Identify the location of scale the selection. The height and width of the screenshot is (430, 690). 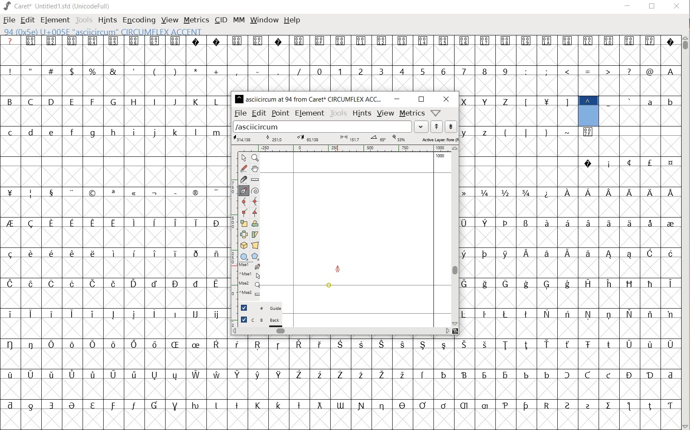
(243, 223).